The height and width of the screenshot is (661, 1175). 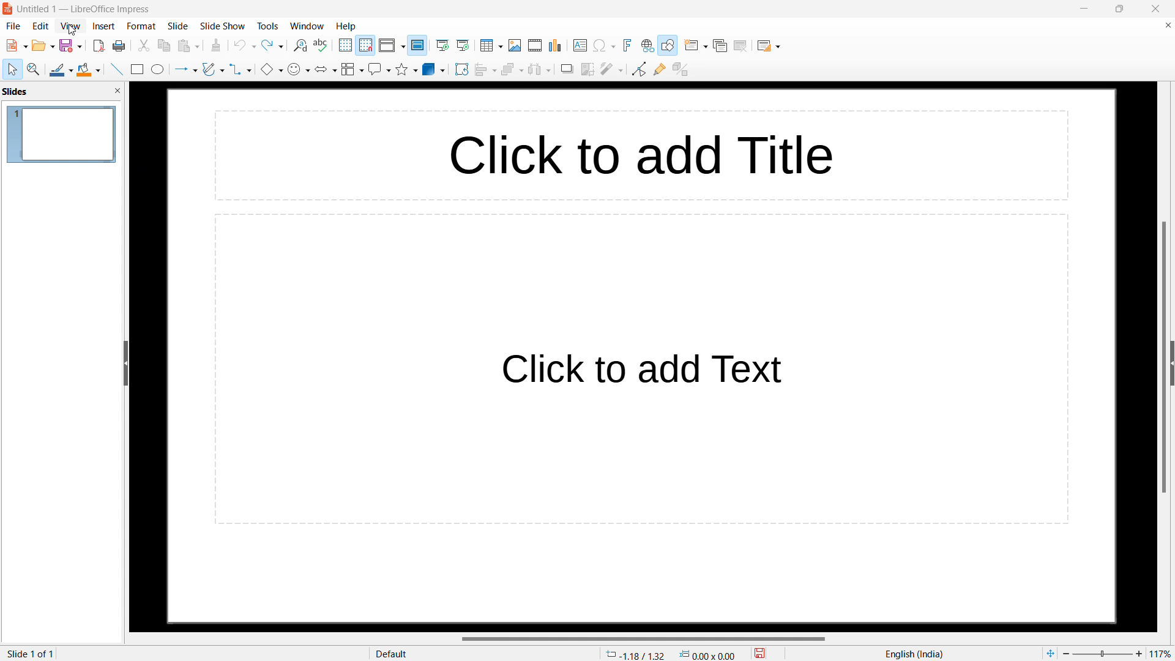 What do you see at coordinates (120, 47) in the screenshot?
I see `save` at bounding box center [120, 47].